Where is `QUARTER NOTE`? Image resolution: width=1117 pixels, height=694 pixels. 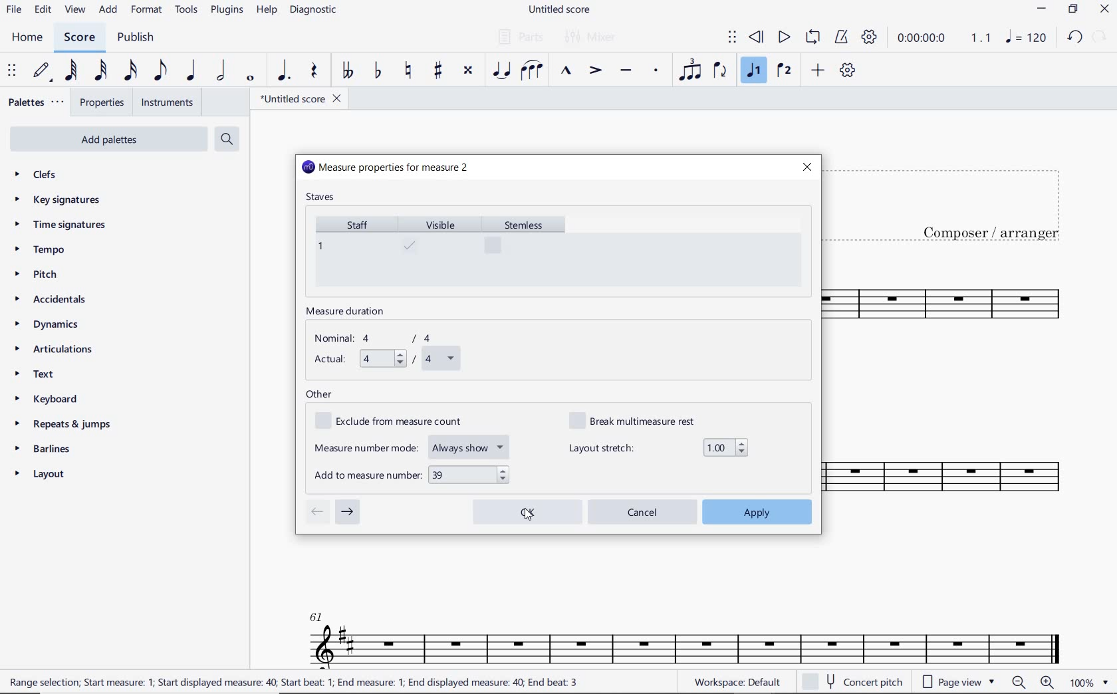
QUARTER NOTE is located at coordinates (191, 71).